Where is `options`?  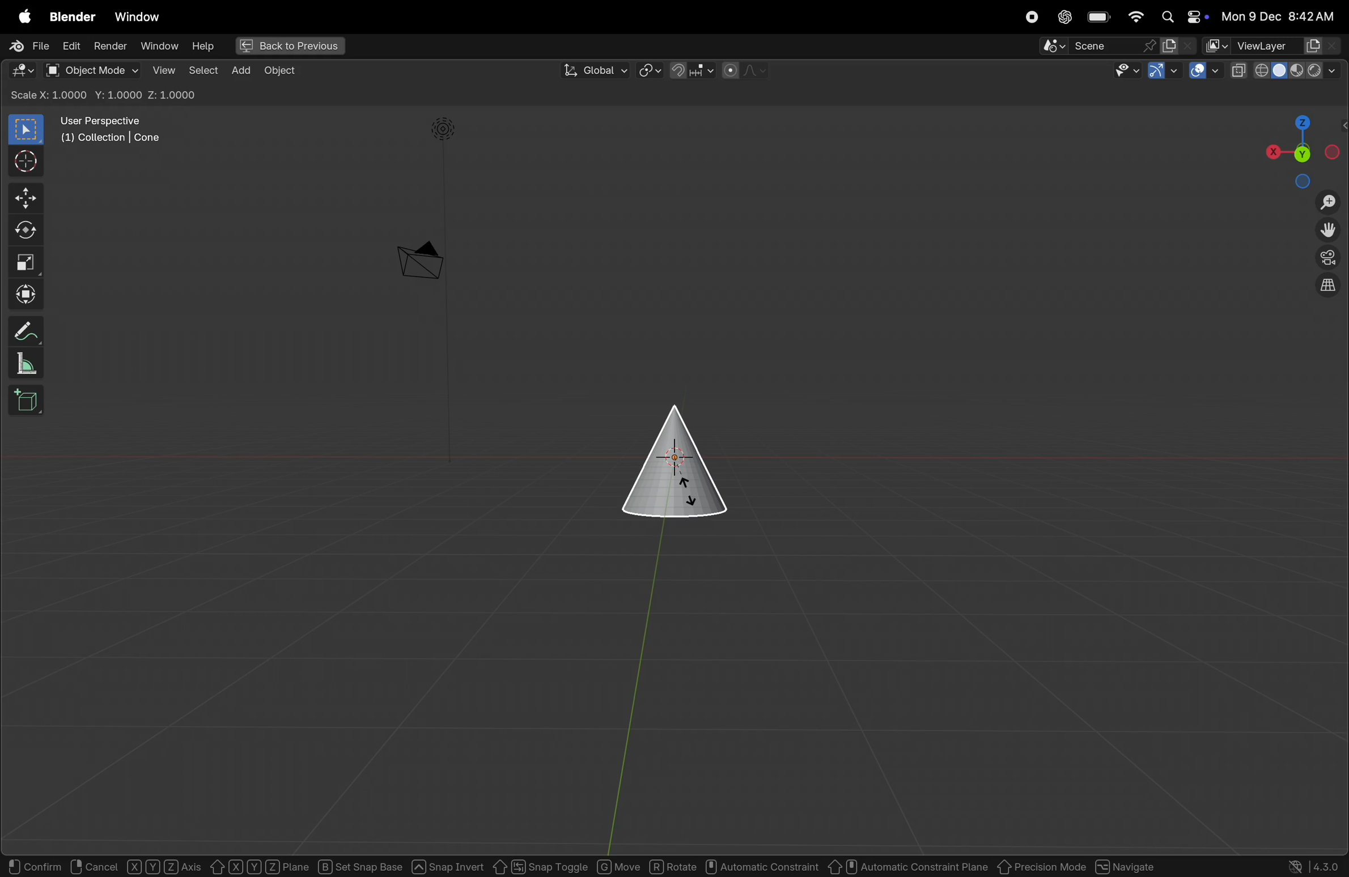
options is located at coordinates (1314, 94).